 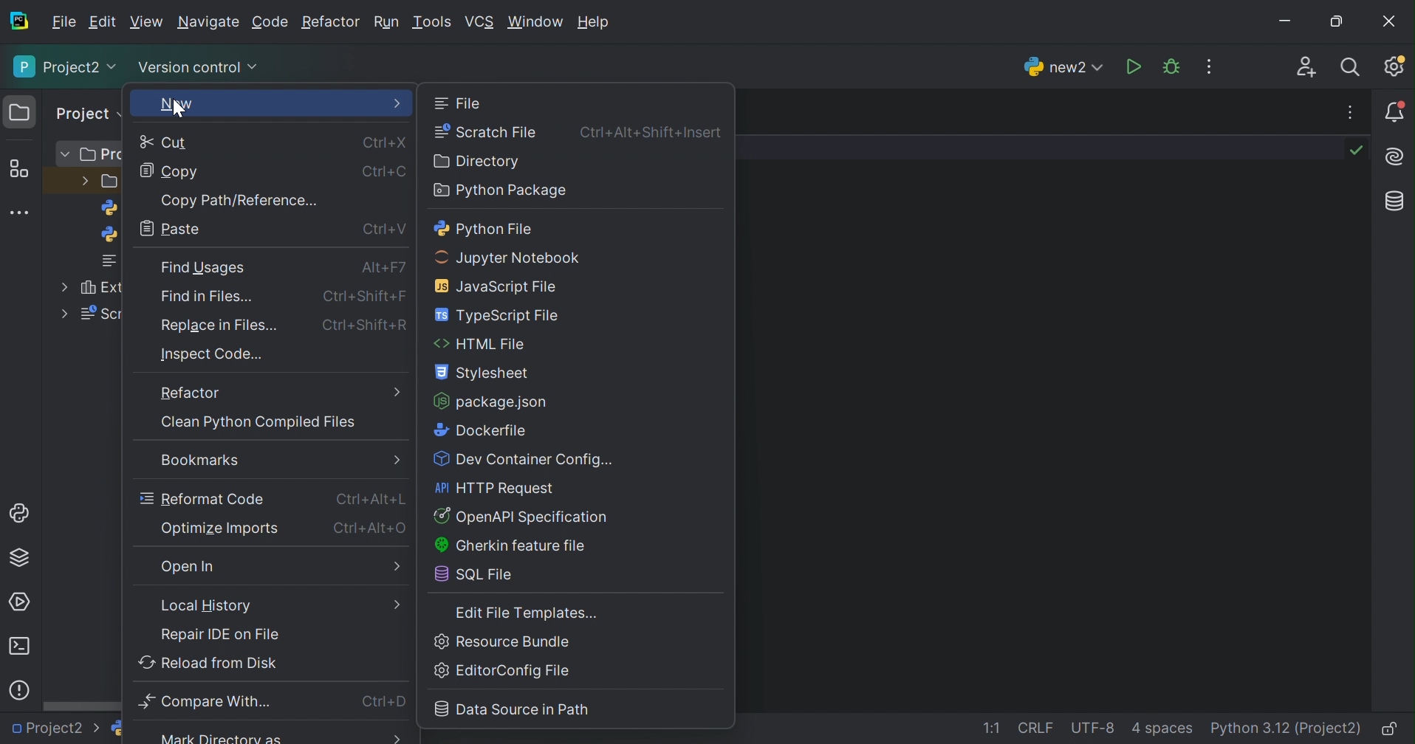 I want to click on Updates available. IDE and Project Settings., so click(x=1397, y=66).